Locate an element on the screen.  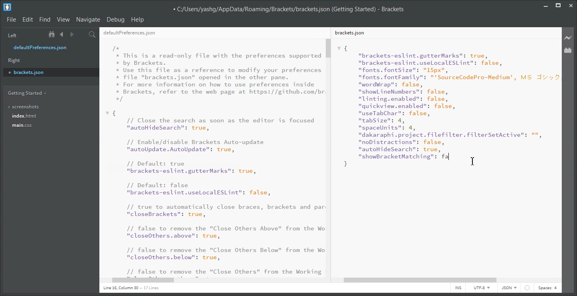
Edit is located at coordinates (28, 20).